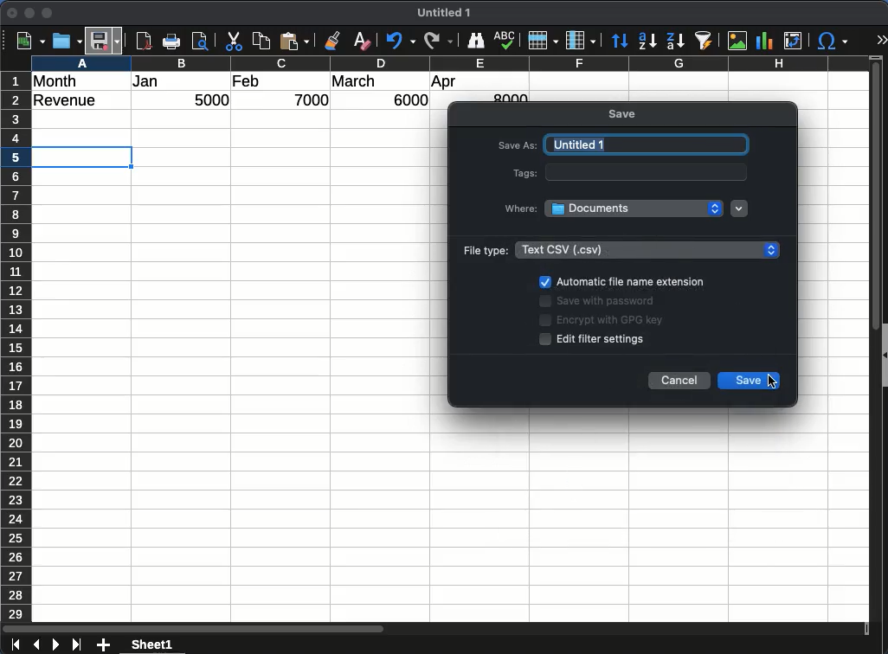 The height and width of the screenshot is (654, 888). I want to click on Untitled 1, so click(447, 13).